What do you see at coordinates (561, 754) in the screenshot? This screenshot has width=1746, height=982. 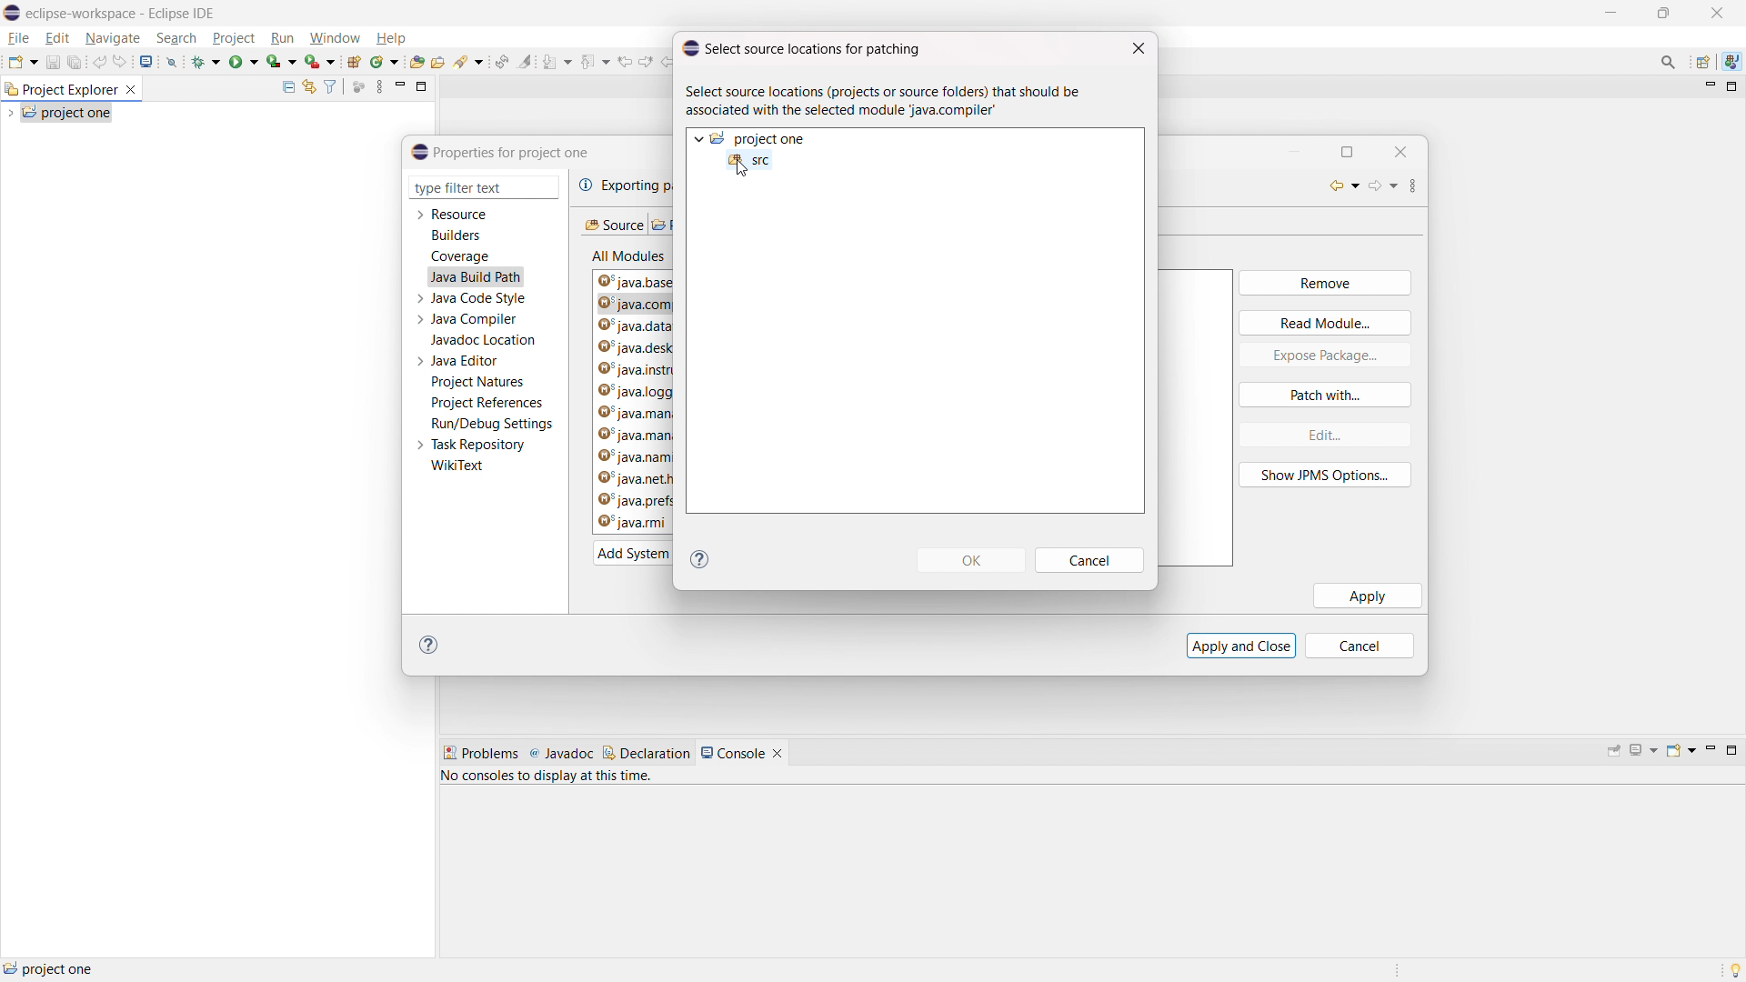 I see `javadoc` at bounding box center [561, 754].